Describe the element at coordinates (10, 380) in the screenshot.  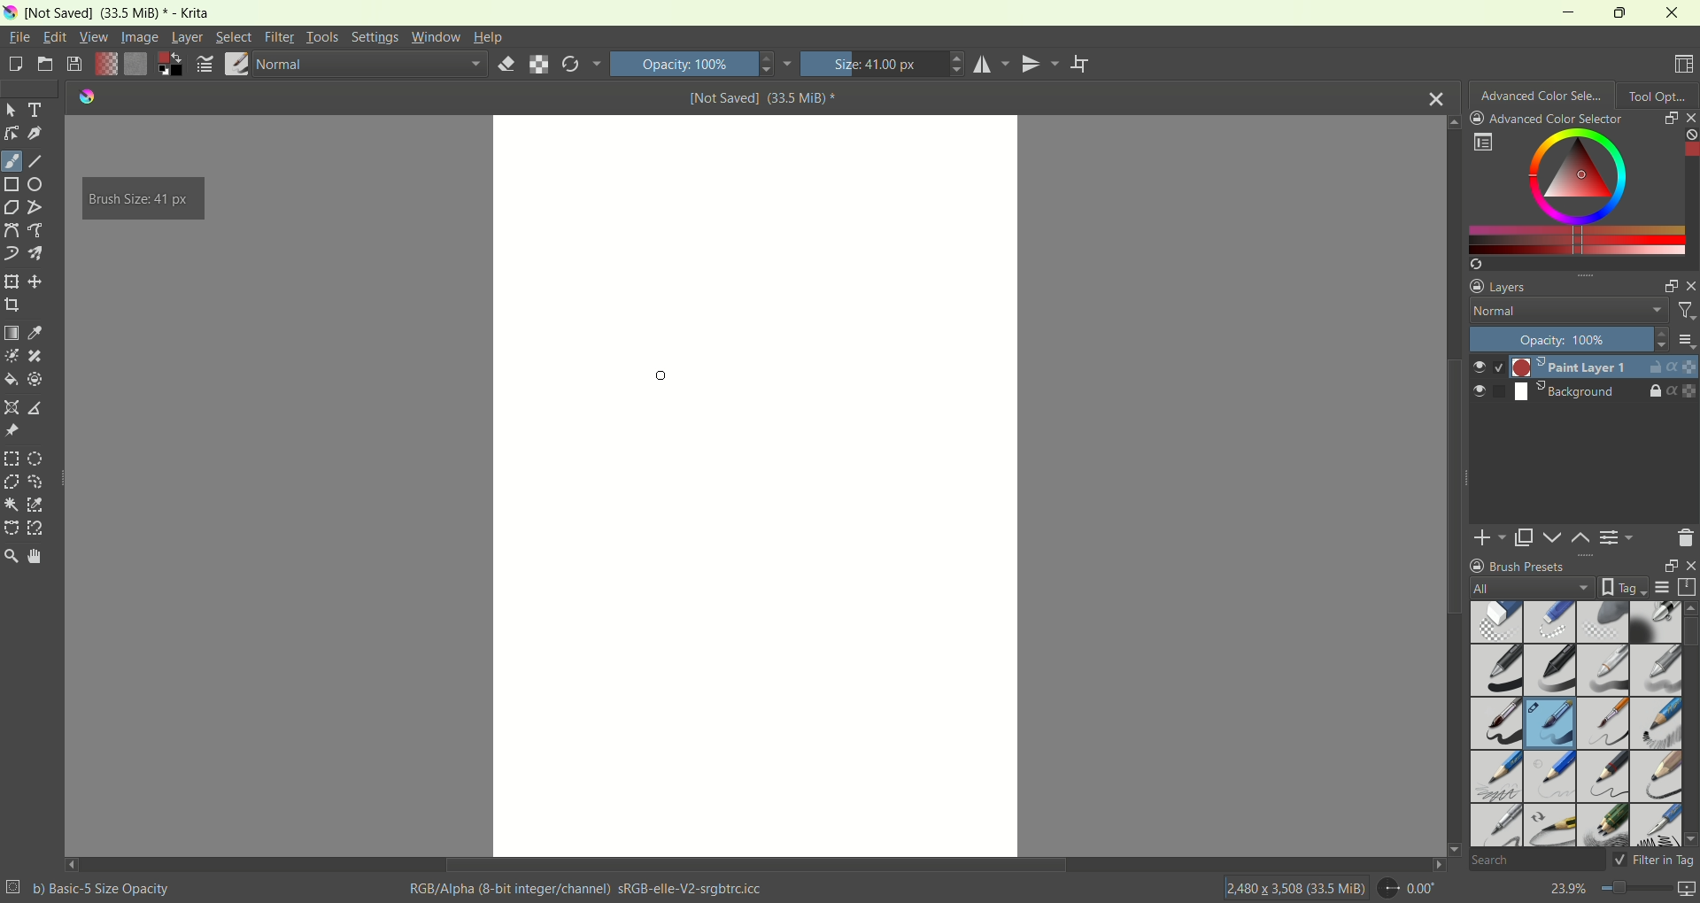
I see `fill a contiguous area` at that location.